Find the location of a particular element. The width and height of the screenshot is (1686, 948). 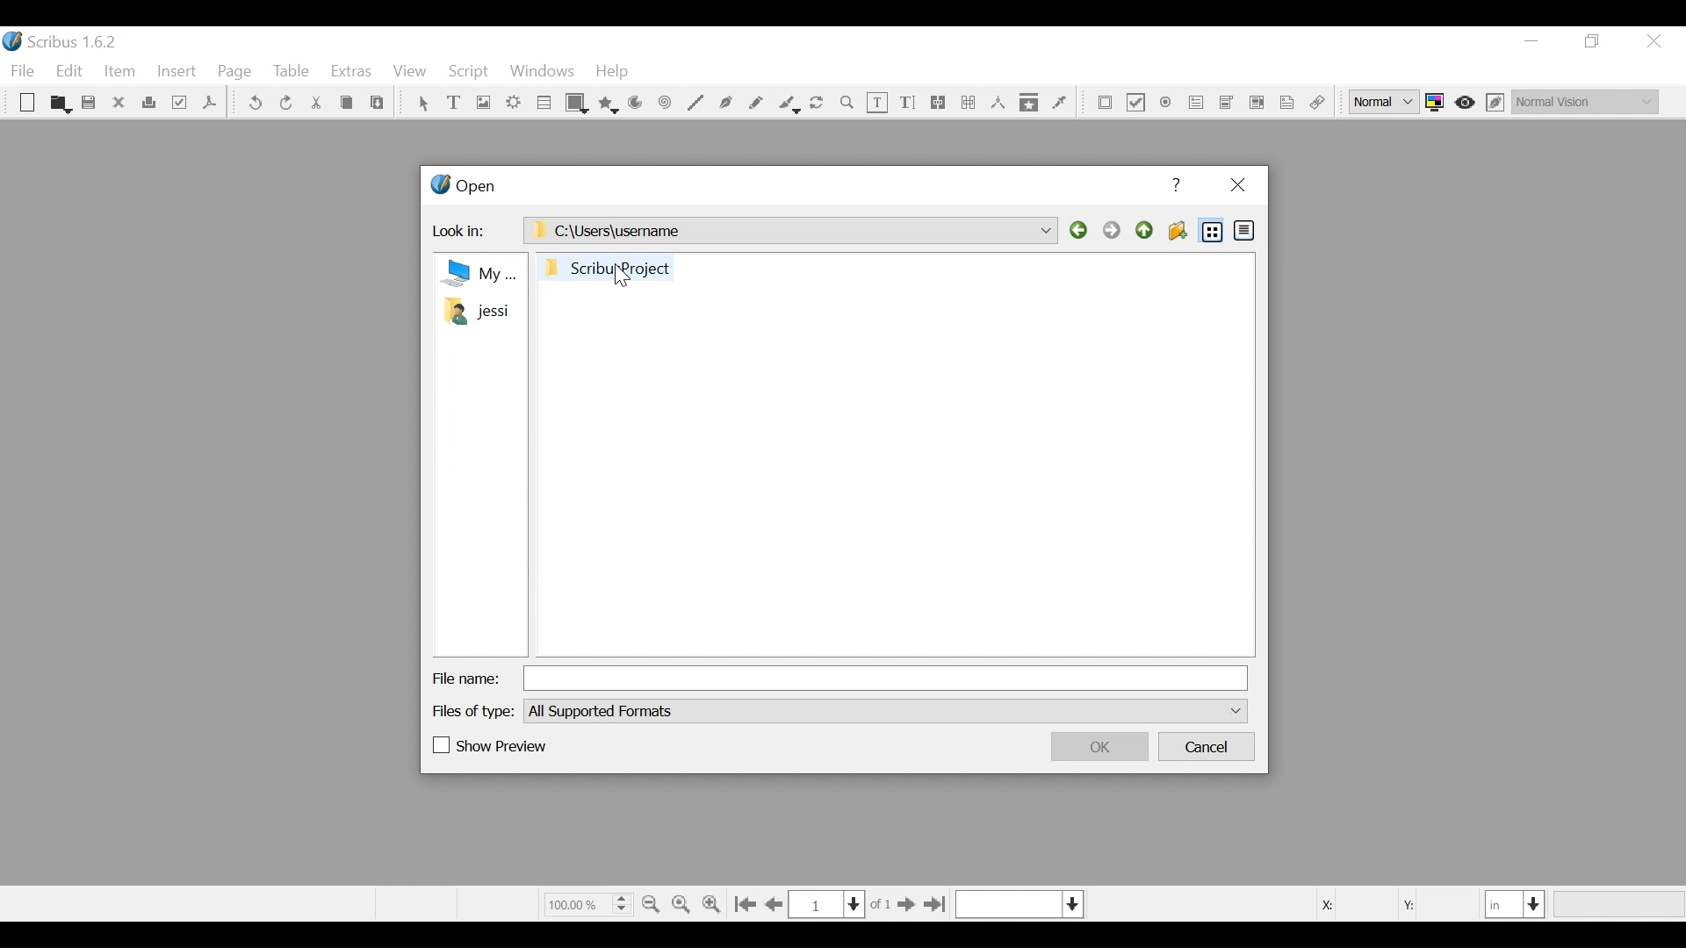

New is located at coordinates (27, 104).